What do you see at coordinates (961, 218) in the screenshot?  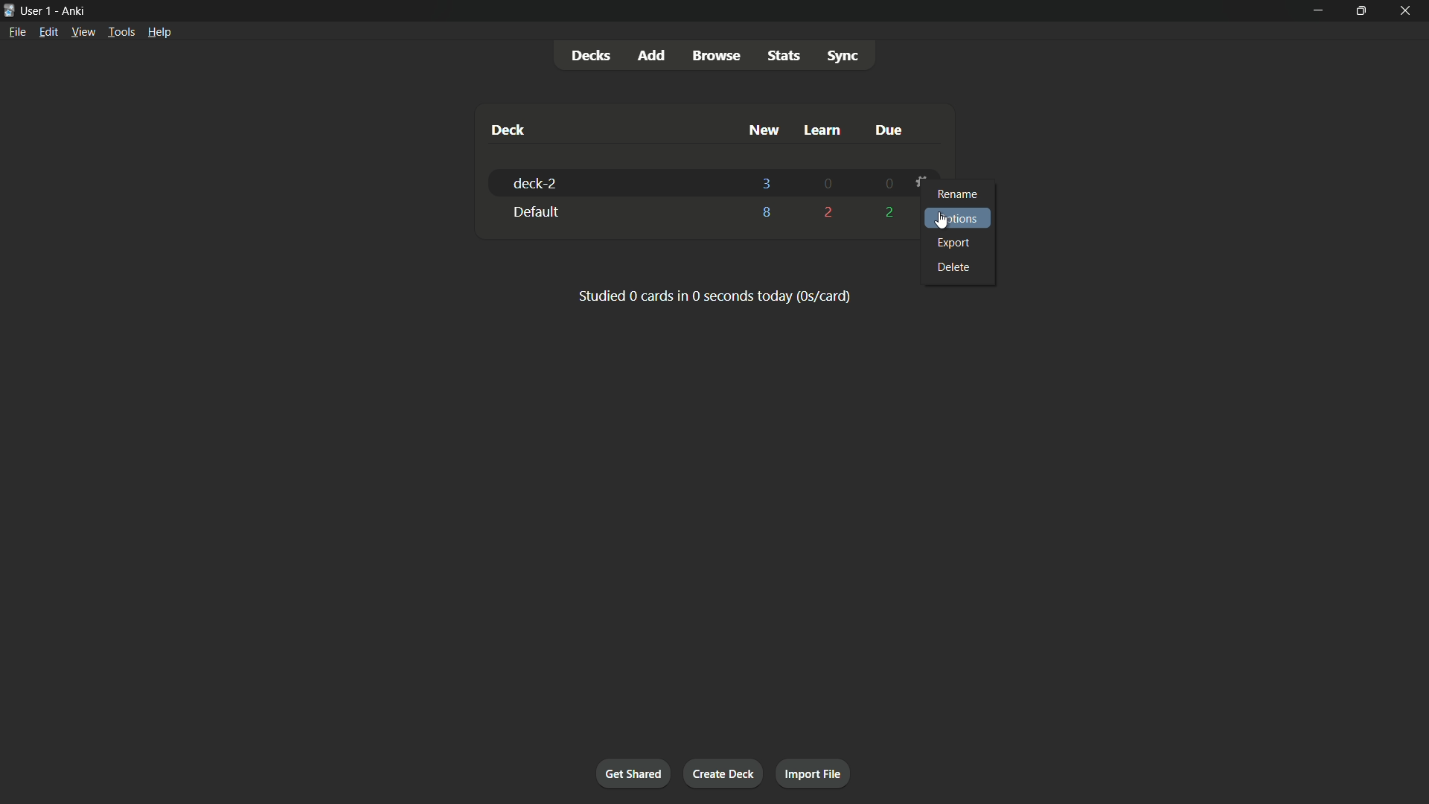 I see `options` at bounding box center [961, 218].